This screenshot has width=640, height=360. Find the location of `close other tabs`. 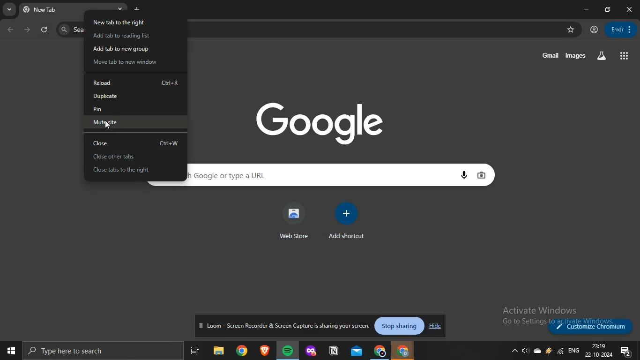

close other tabs is located at coordinates (134, 157).